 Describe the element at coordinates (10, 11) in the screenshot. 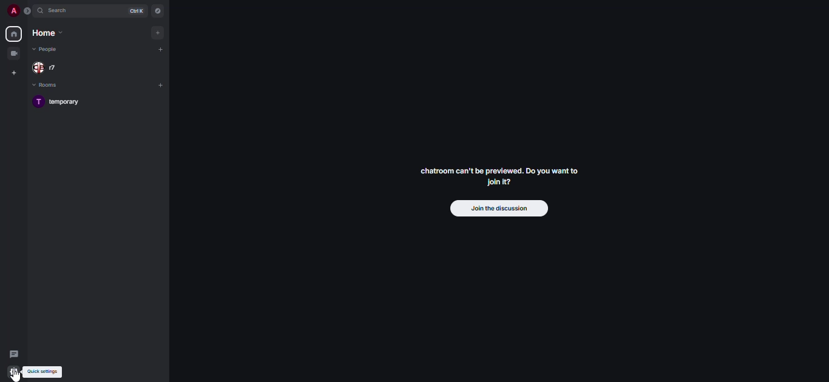

I see `profile` at that location.